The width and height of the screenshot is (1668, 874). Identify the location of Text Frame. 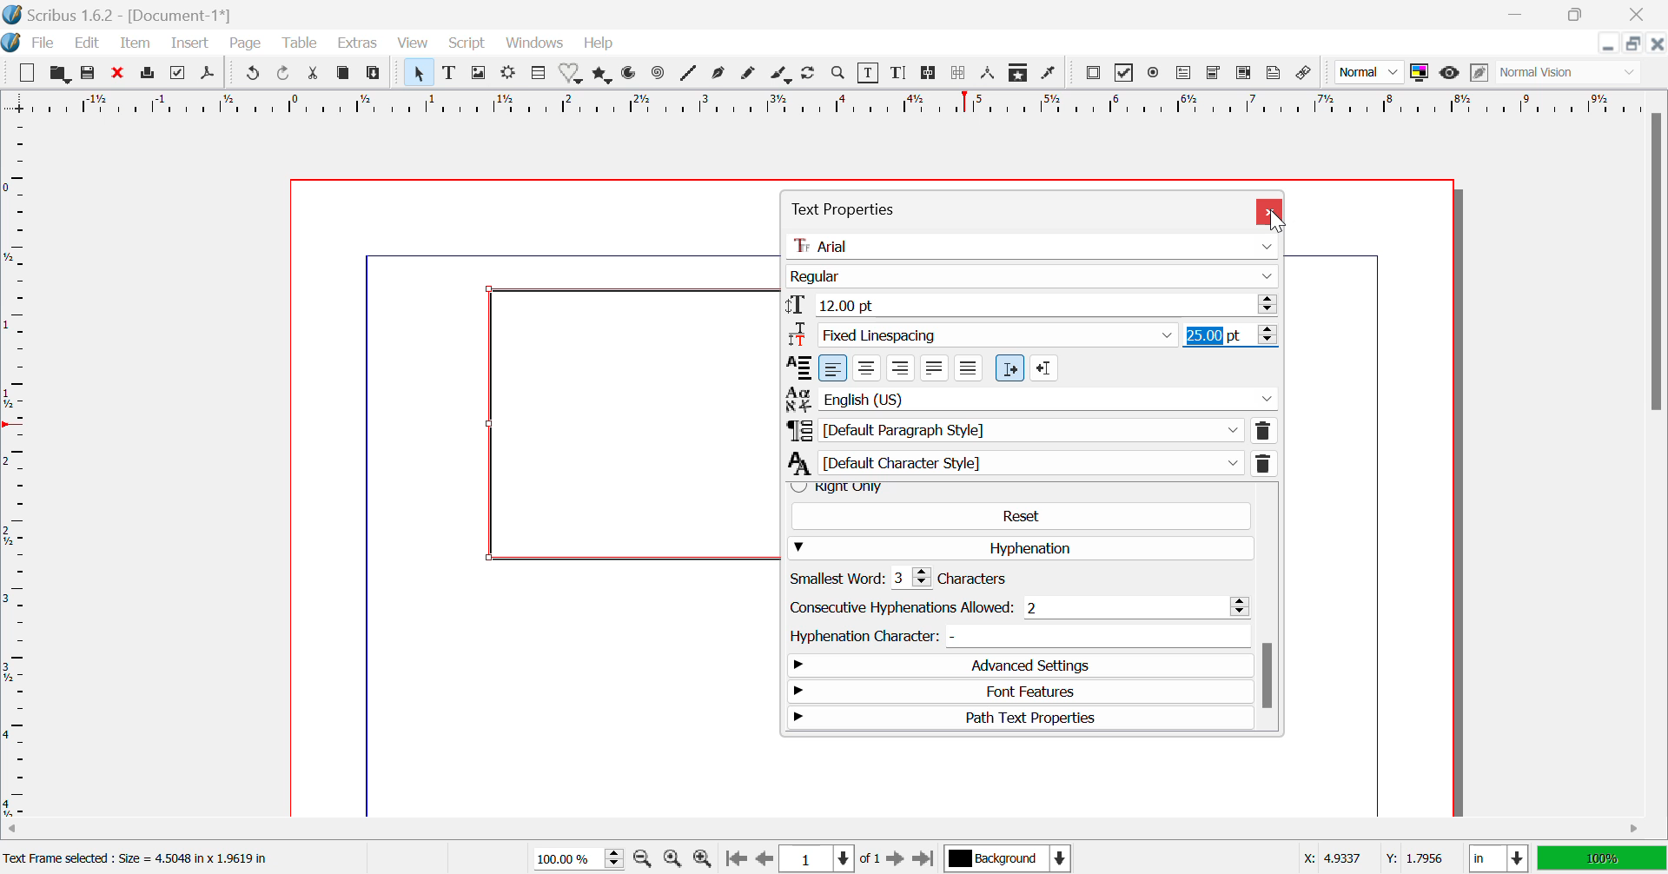
(450, 75).